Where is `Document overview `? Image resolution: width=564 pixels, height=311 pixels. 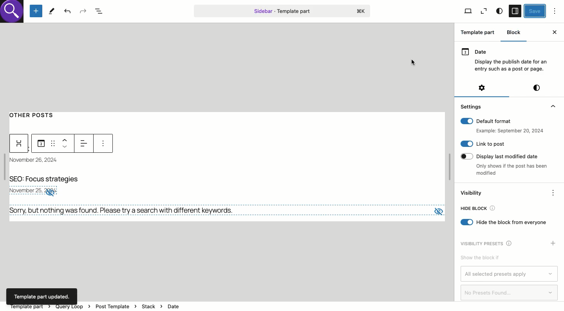
Document overview  is located at coordinates (101, 12).